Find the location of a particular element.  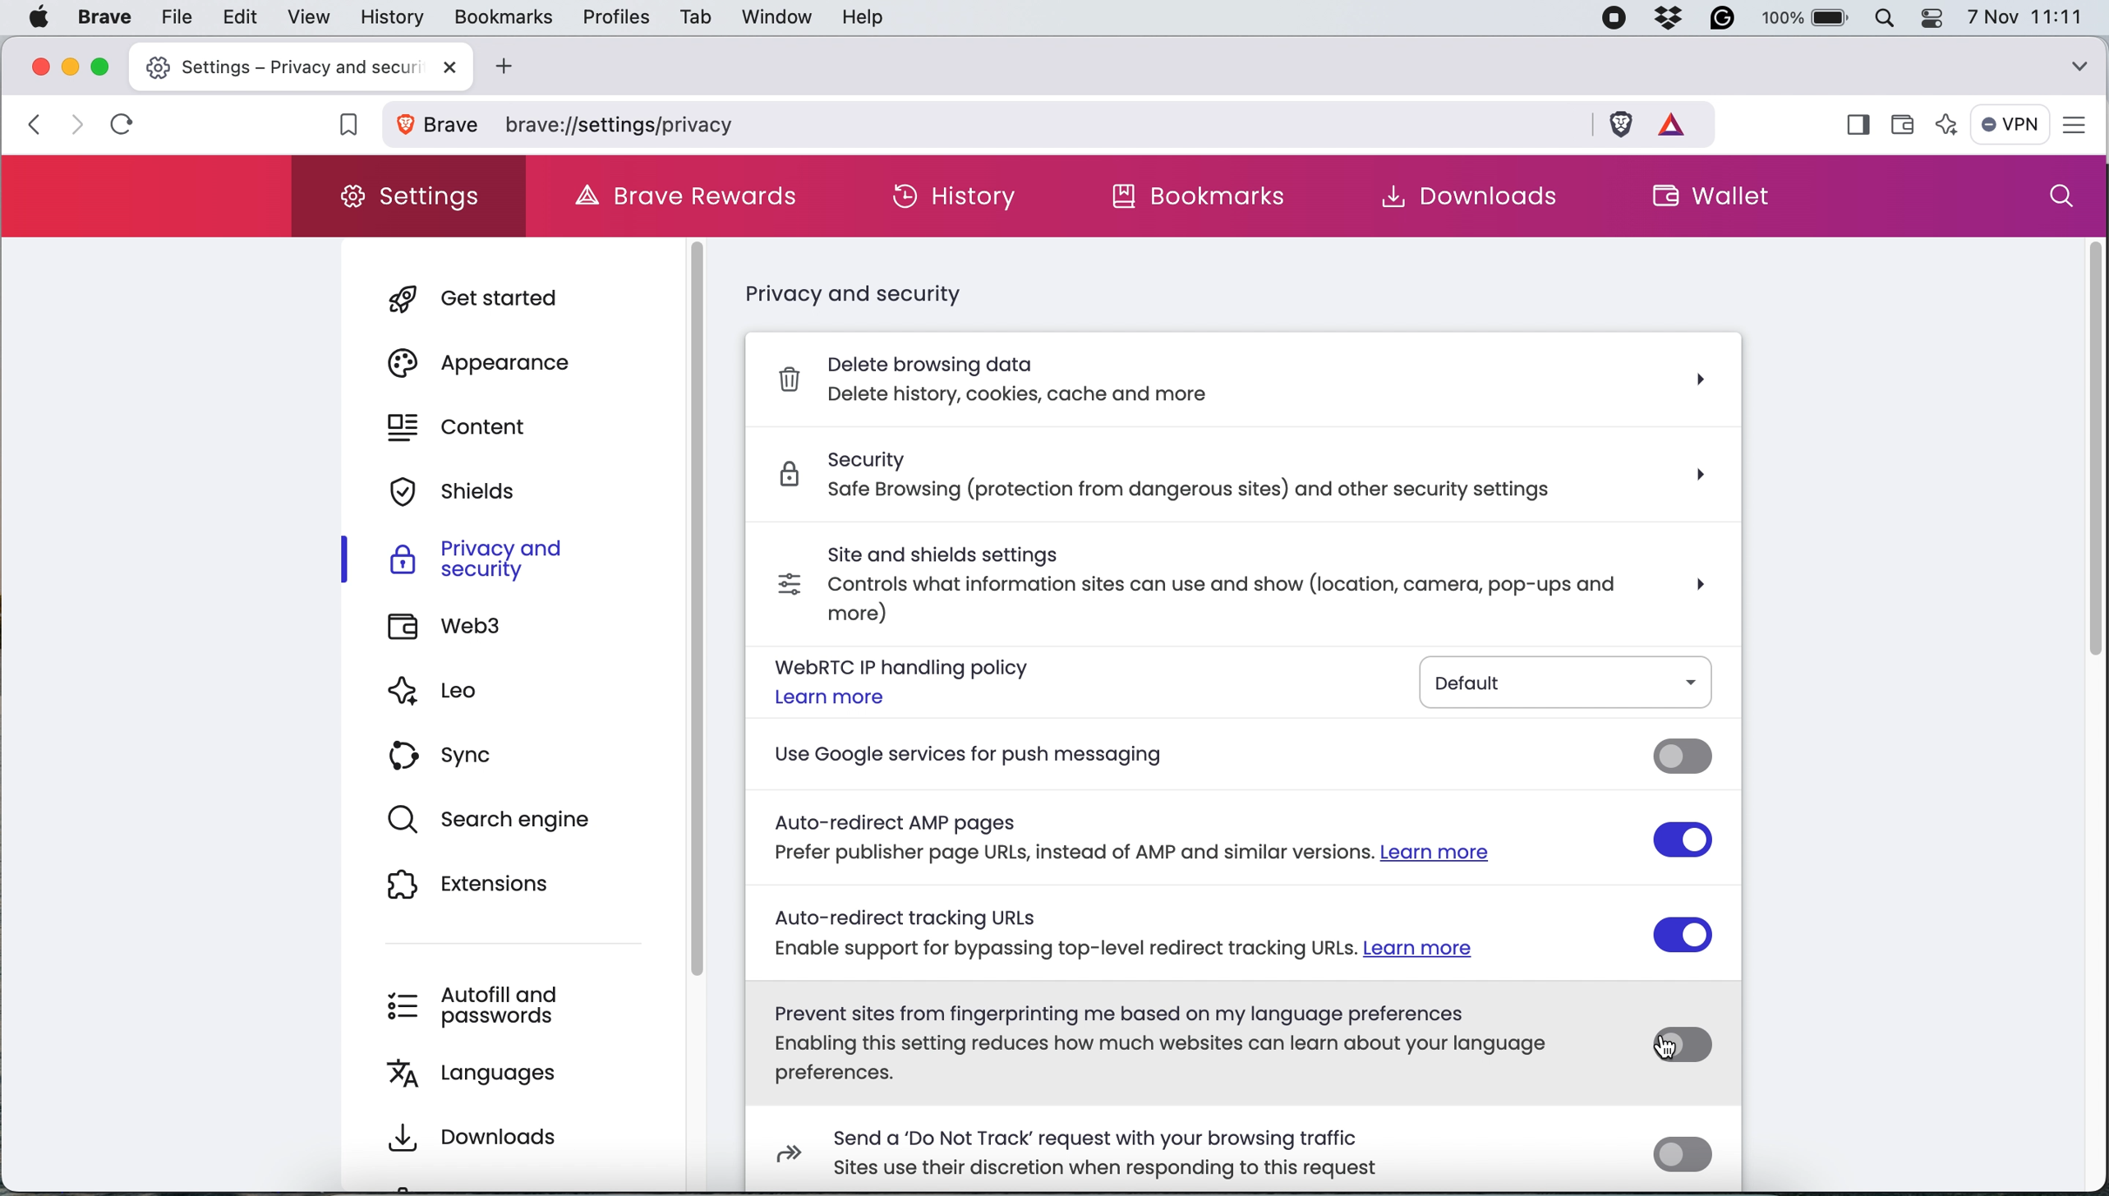

sync is located at coordinates (449, 756).